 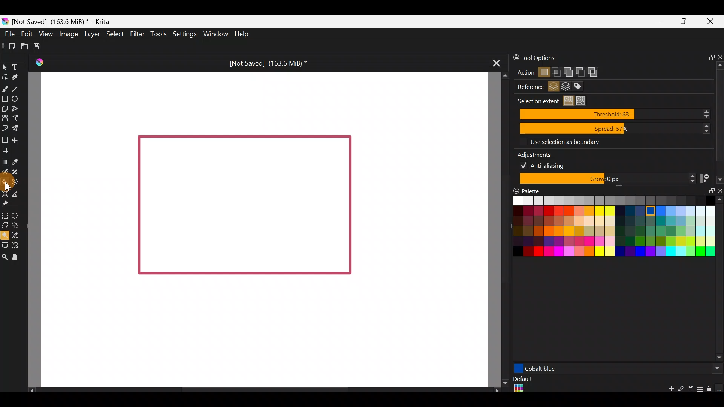 I want to click on Similar colour selection tool, so click(x=21, y=235).